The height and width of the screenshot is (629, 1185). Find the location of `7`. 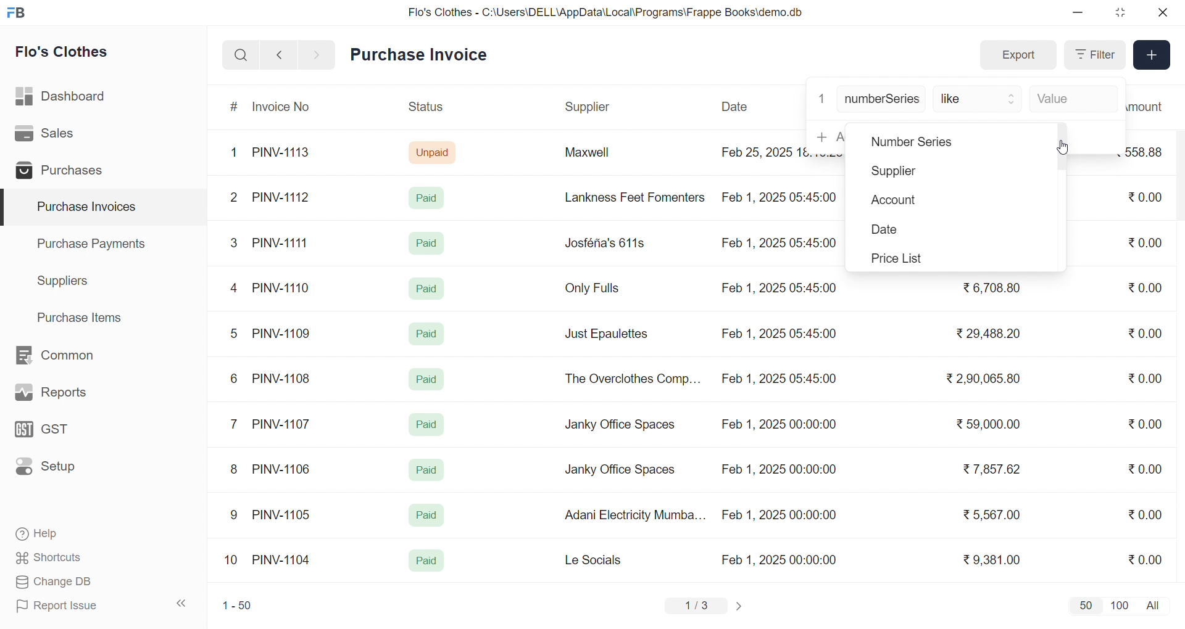

7 is located at coordinates (236, 423).